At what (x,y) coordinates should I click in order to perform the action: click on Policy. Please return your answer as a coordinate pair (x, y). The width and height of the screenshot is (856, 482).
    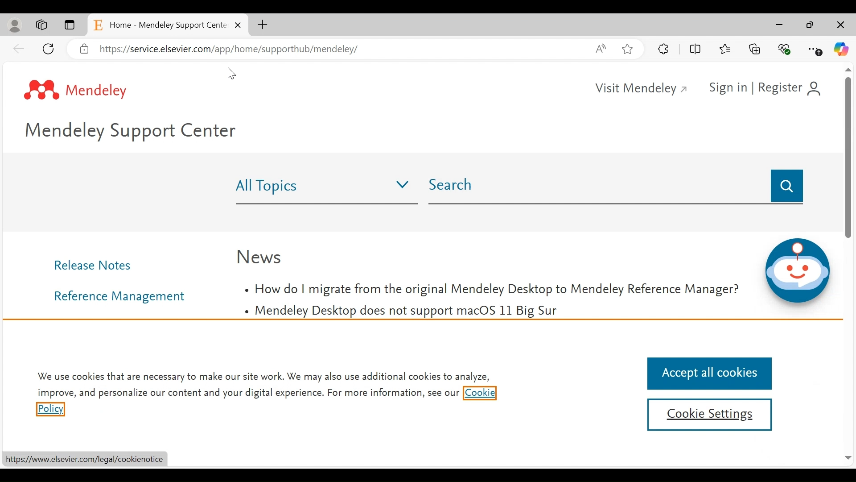
    Looking at the image, I should click on (50, 410).